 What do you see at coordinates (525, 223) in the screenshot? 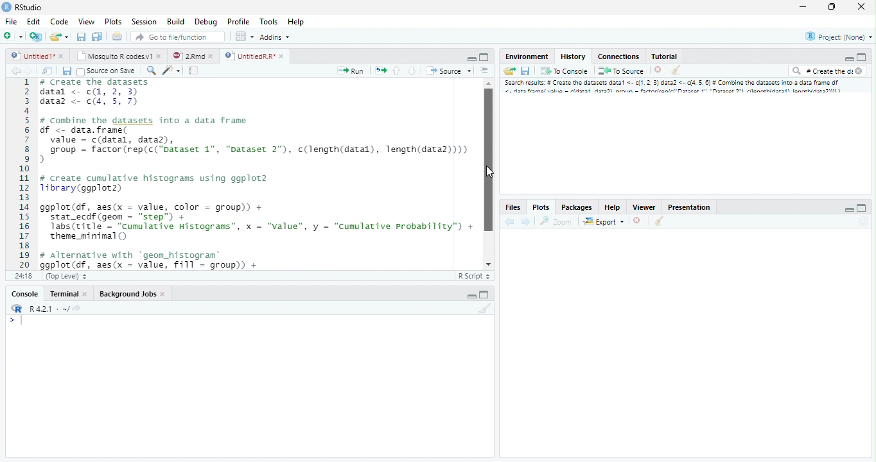
I see `Next` at bounding box center [525, 223].